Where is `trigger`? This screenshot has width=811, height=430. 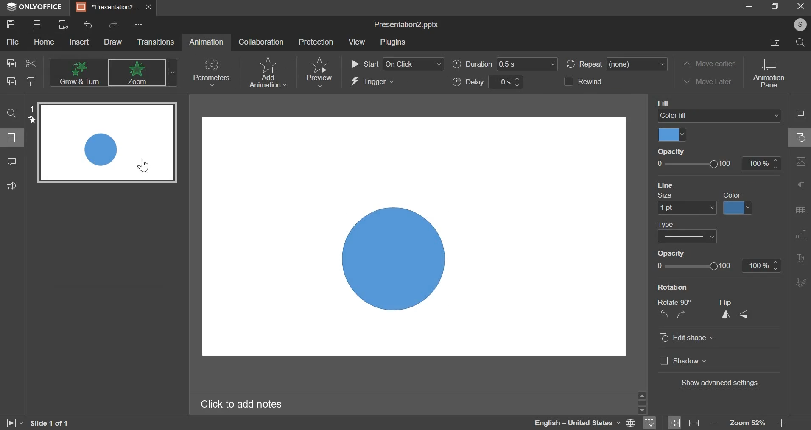
trigger is located at coordinates (372, 82).